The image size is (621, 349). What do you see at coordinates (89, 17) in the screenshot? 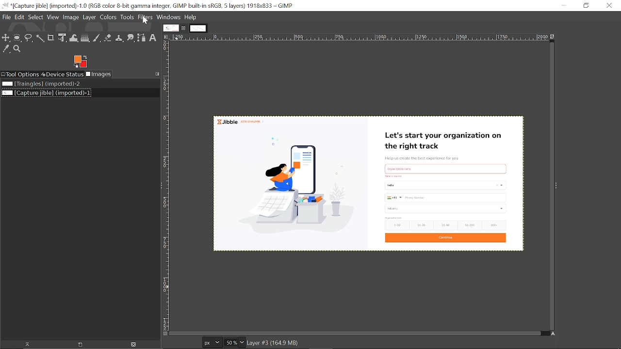
I see `Layer` at bounding box center [89, 17].